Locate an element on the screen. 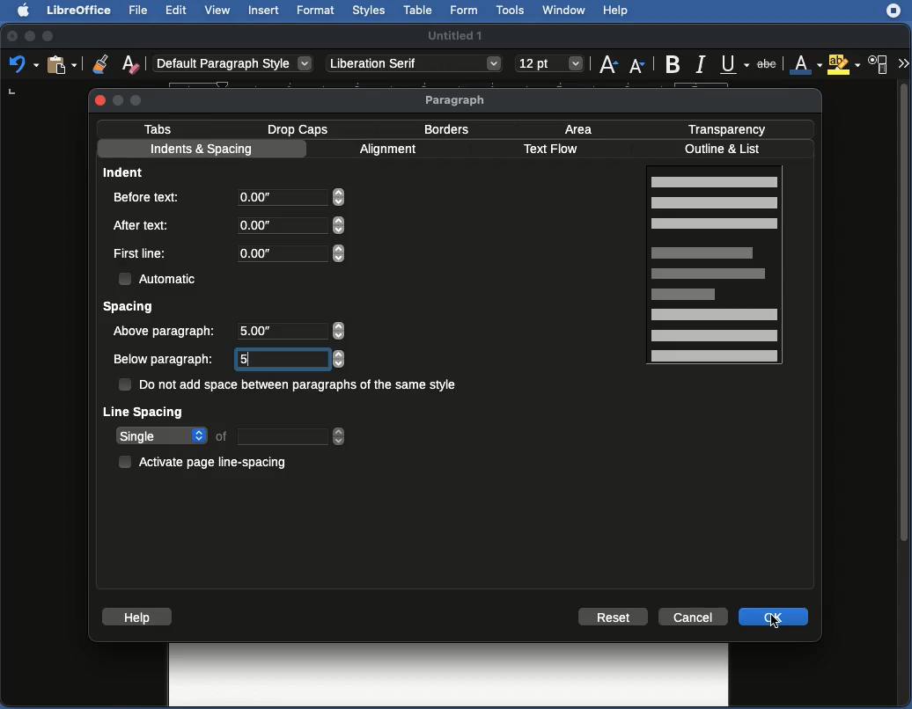  Font color is located at coordinates (805, 65).